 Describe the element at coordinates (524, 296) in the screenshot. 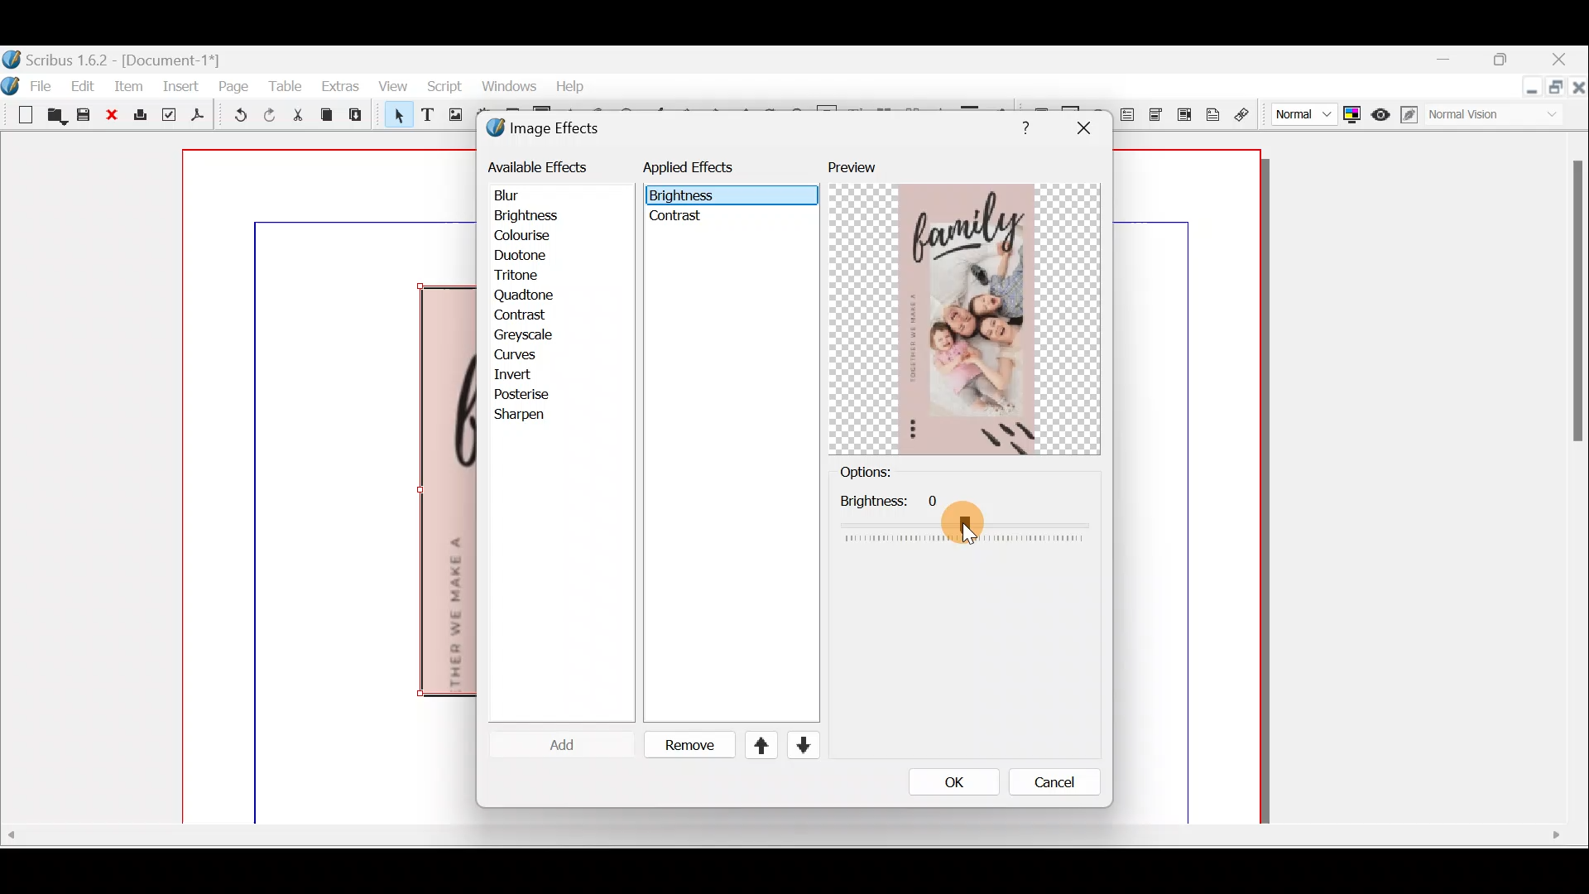

I see `Quatone` at that location.